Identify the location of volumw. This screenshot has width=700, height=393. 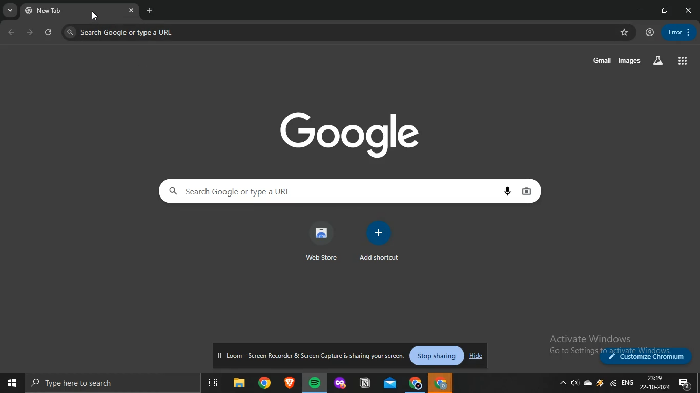
(575, 383).